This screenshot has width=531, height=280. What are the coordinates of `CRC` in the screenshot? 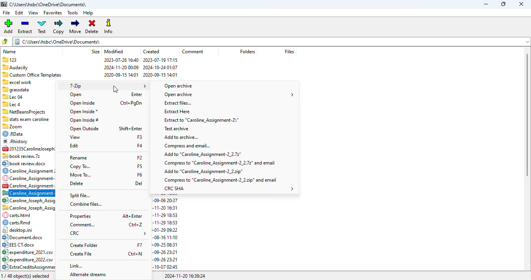 It's located at (108, 233).